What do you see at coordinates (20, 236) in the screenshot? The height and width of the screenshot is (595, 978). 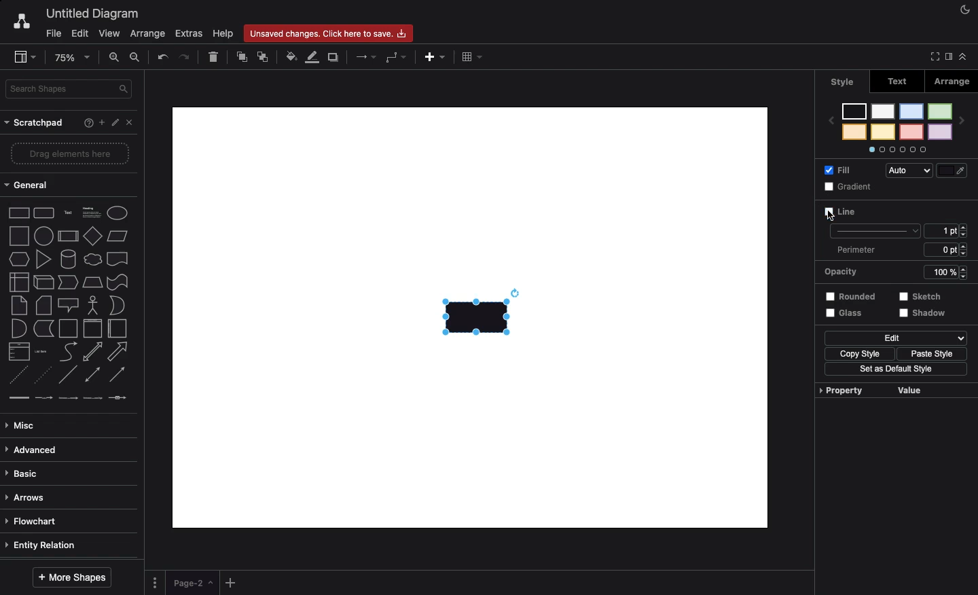 I see `square` at bounding box center [20, 236].